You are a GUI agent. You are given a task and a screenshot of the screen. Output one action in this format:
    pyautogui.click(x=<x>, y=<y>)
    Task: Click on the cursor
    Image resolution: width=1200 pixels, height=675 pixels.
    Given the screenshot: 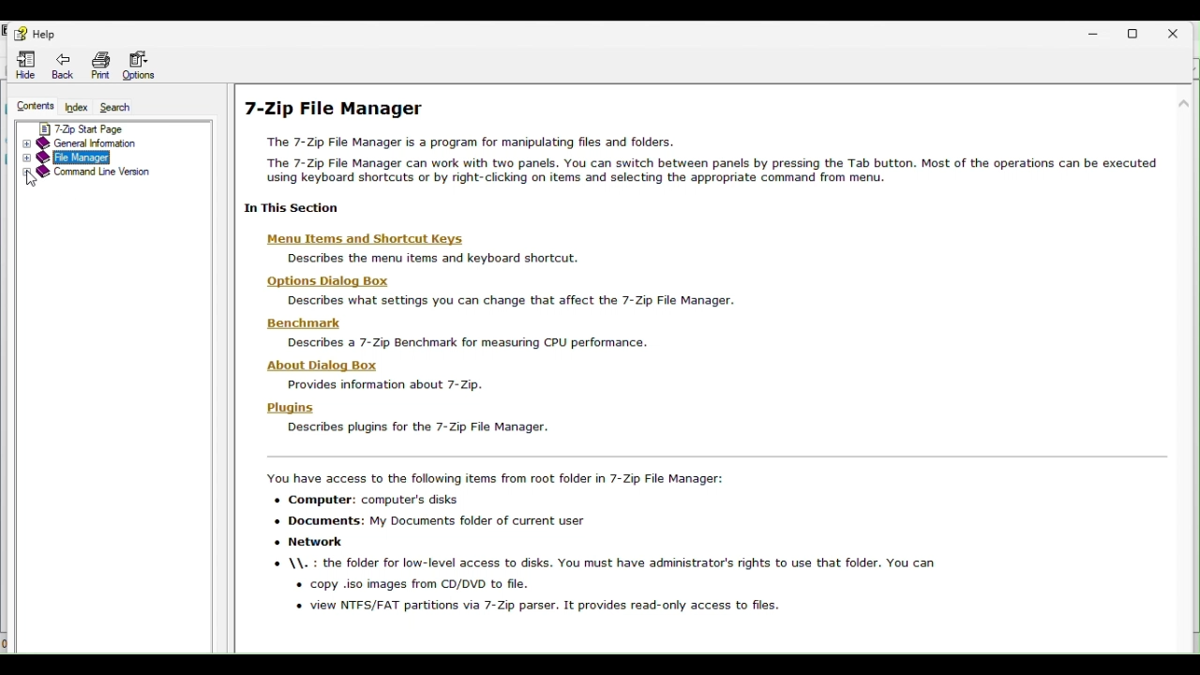 What is the action you would take?
    pyautogui.click(x=34, y=181)
    